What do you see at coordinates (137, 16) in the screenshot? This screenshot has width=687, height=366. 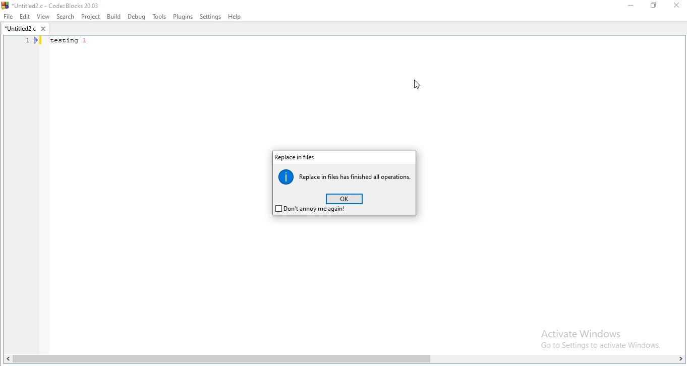 I see `Debug ` at bounding box center [137, 16].